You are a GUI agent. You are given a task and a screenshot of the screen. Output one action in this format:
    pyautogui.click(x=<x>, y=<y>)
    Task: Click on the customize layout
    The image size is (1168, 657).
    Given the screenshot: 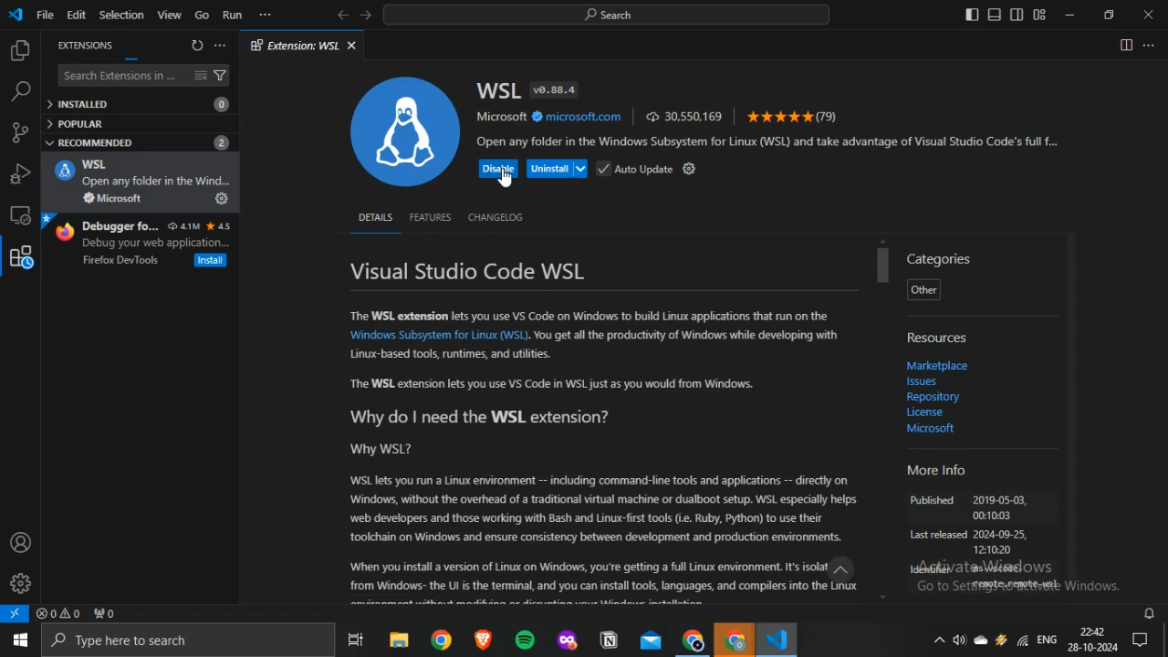 What is the action you would take?
    pyautogui.click(x=1039, y=15)
    